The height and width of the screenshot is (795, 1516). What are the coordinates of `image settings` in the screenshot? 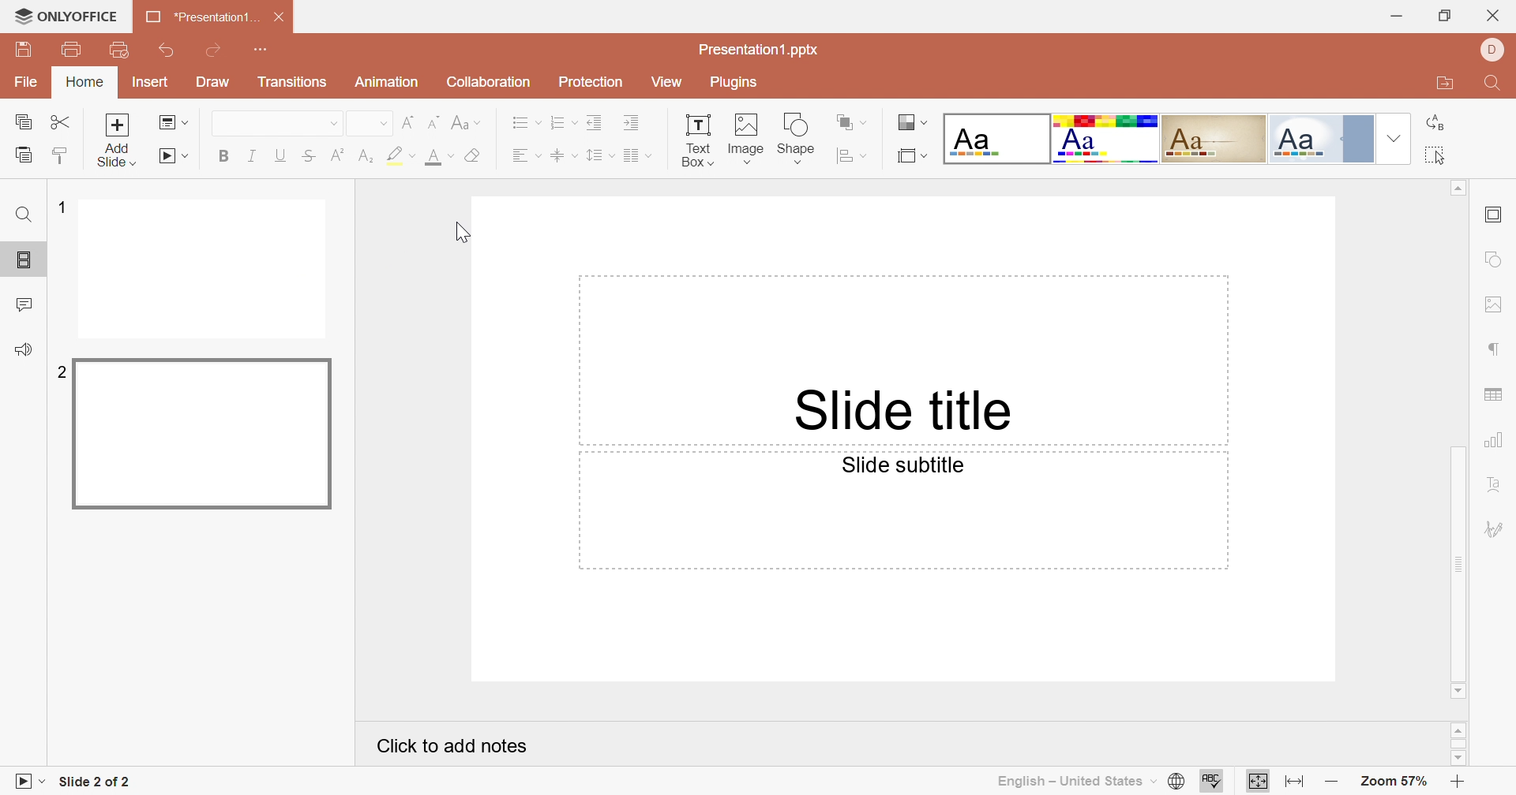 It's located at (1496, 305).